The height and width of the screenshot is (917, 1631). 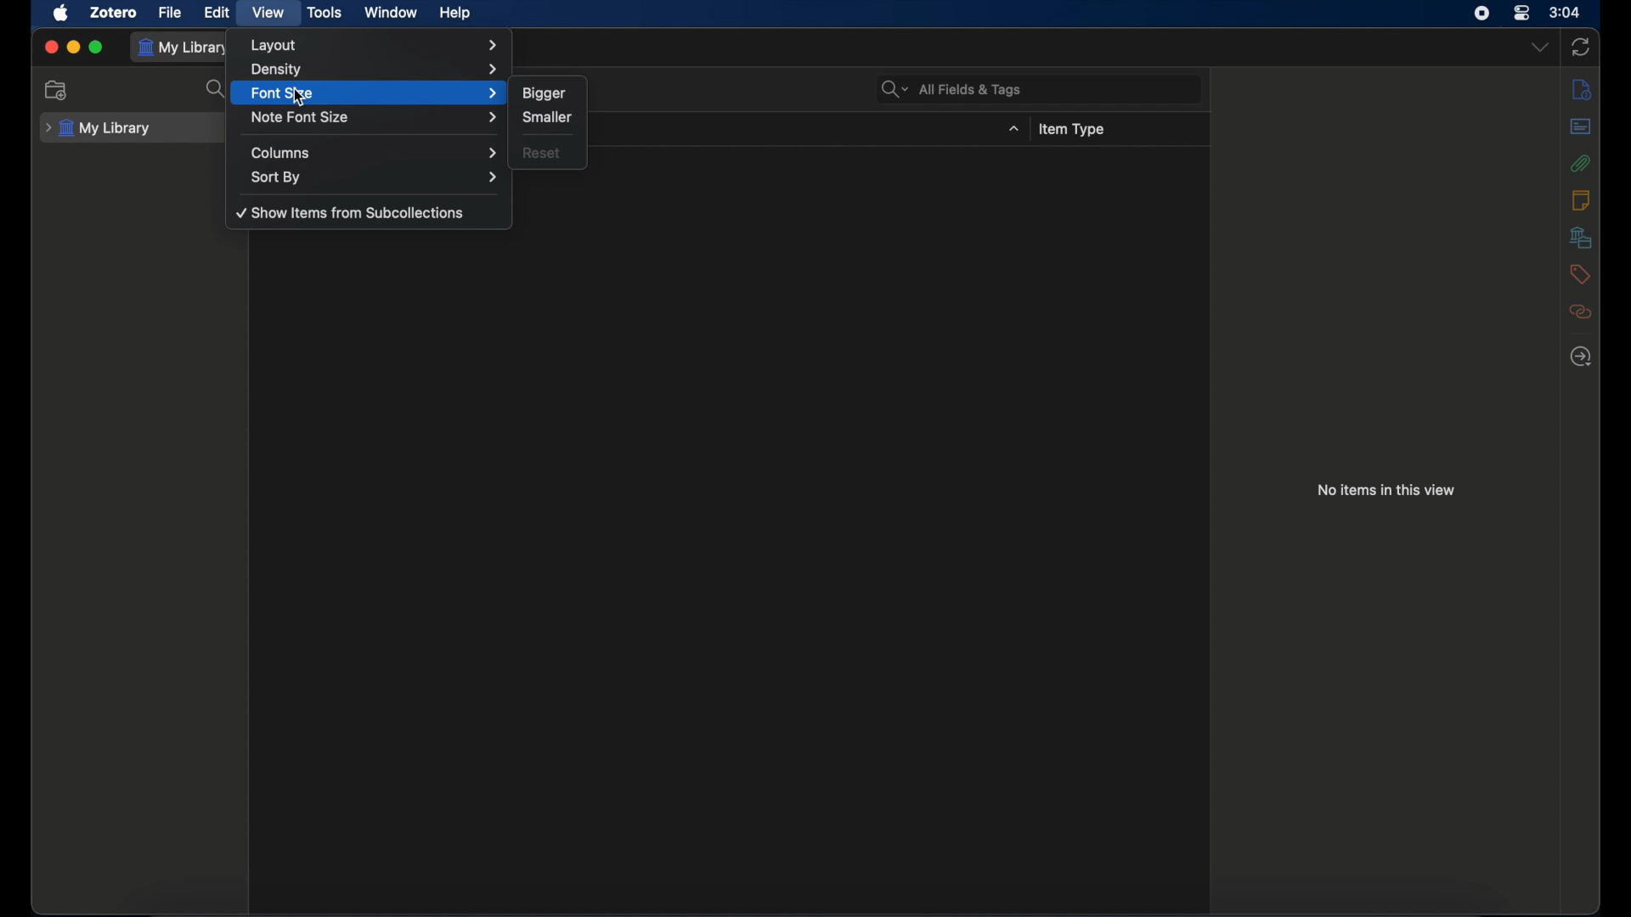 I want to click on screen recorder, so click(x=1481, y=14).